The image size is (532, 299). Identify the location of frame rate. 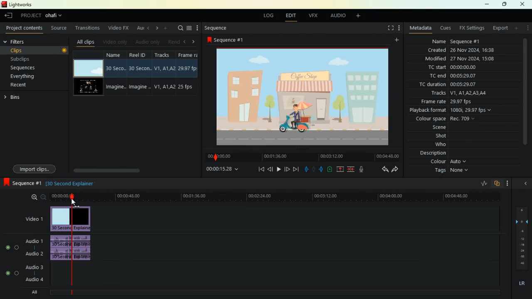
(431, 102).